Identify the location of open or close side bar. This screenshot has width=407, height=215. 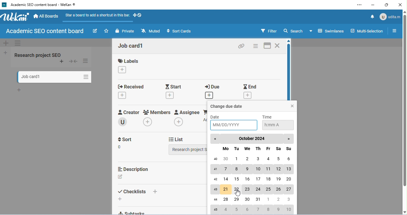
(394, 30).